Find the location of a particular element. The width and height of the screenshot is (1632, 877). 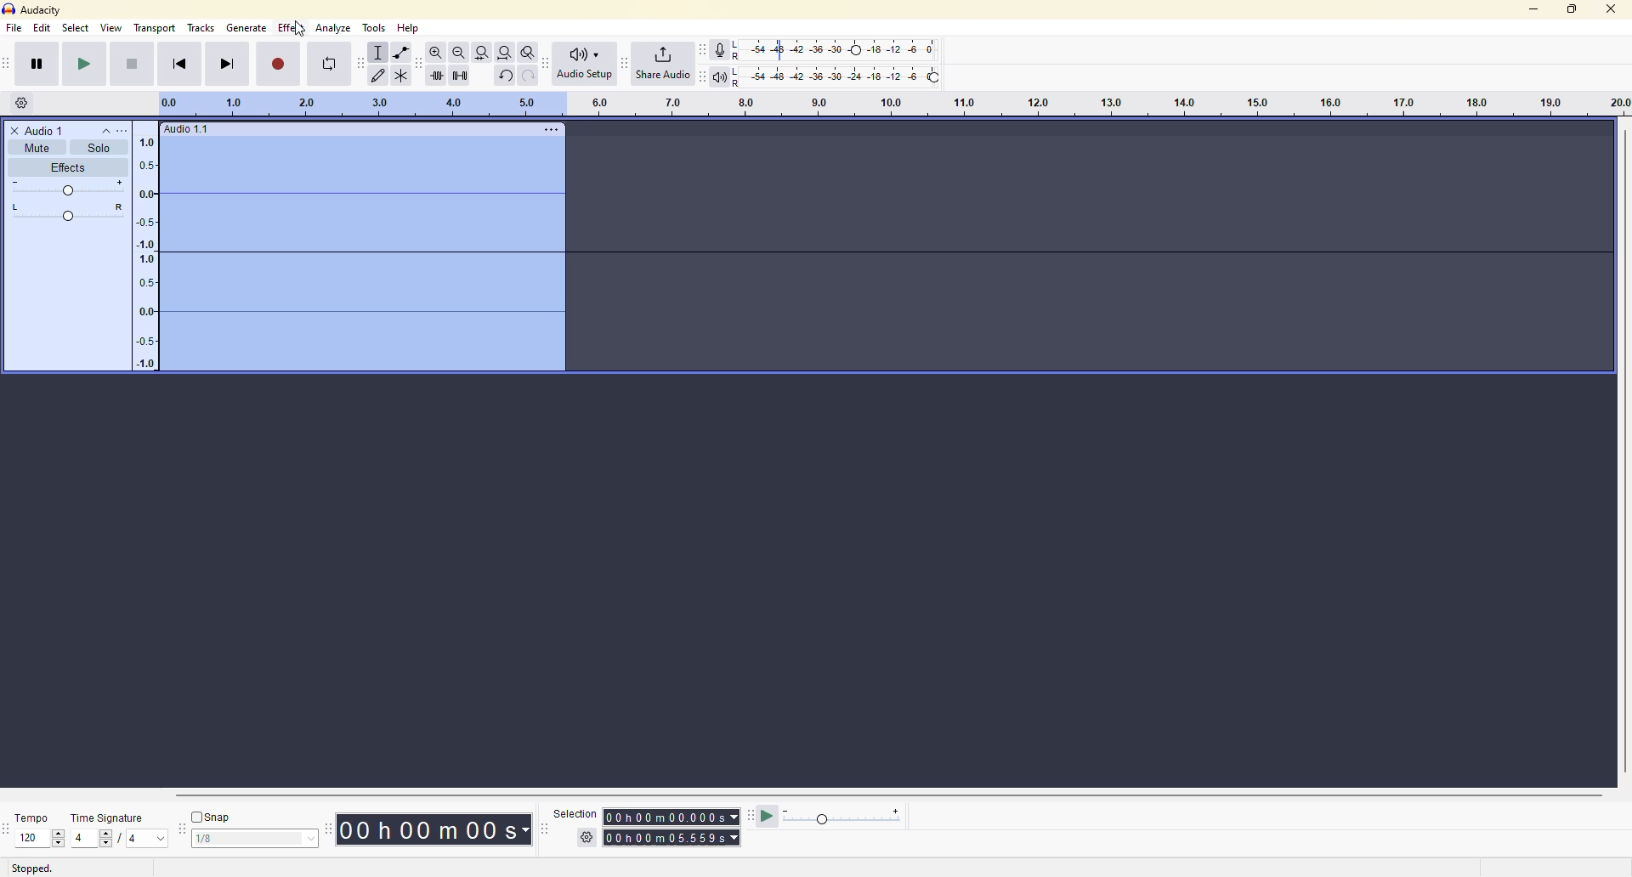

pause is located at coordinates (37, 63).